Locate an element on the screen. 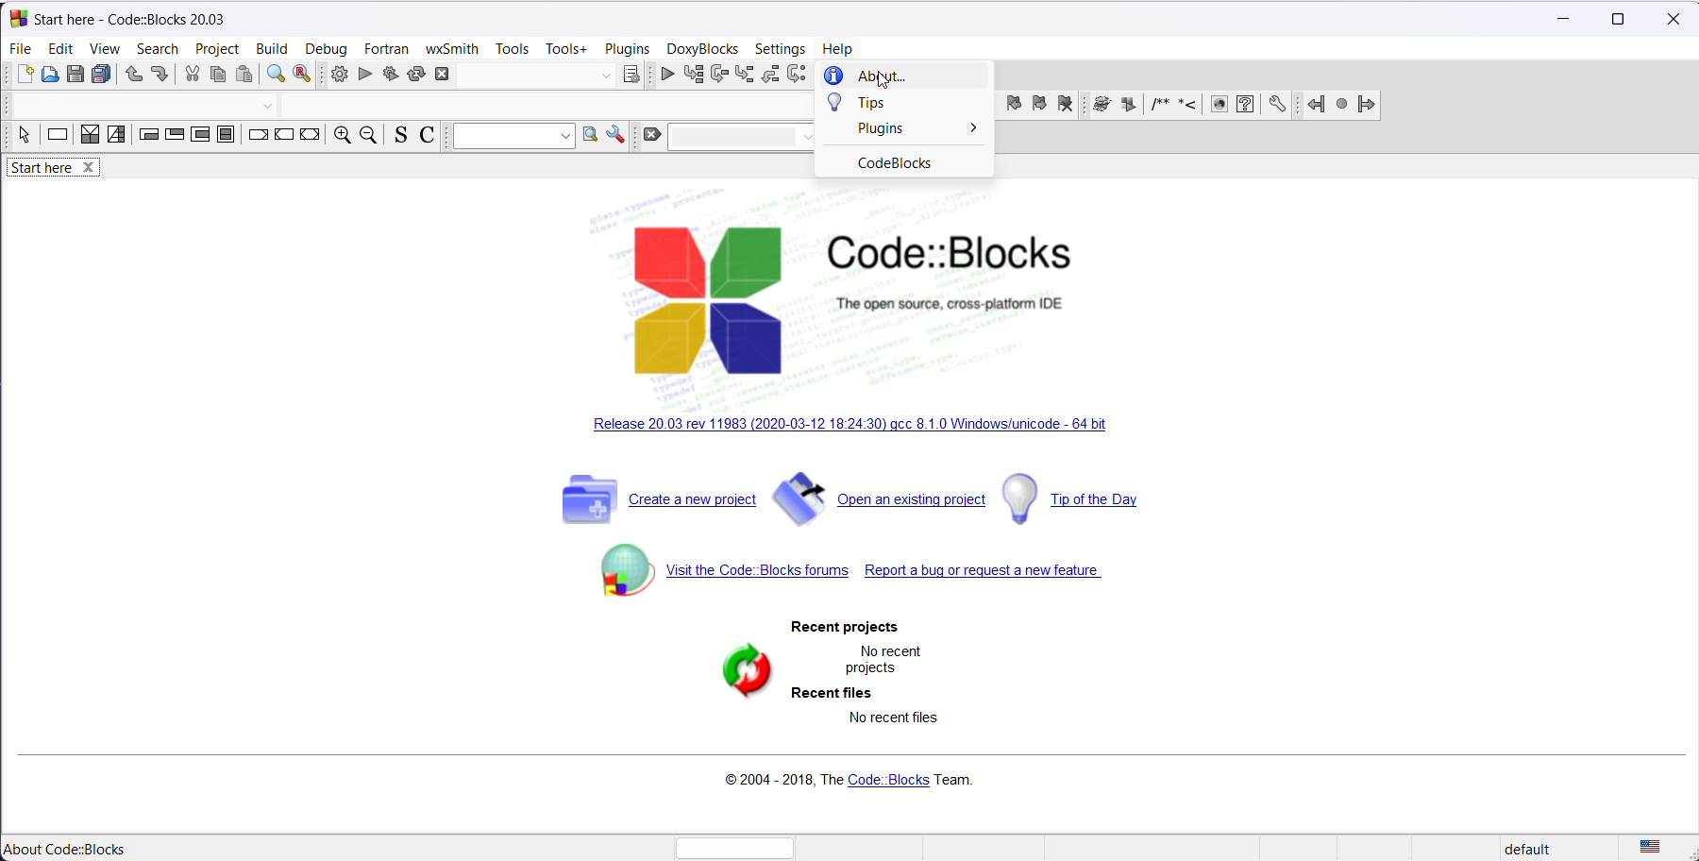 The width and height of the screenshot is (1699, 861). project is located at coordinates (218, 48).